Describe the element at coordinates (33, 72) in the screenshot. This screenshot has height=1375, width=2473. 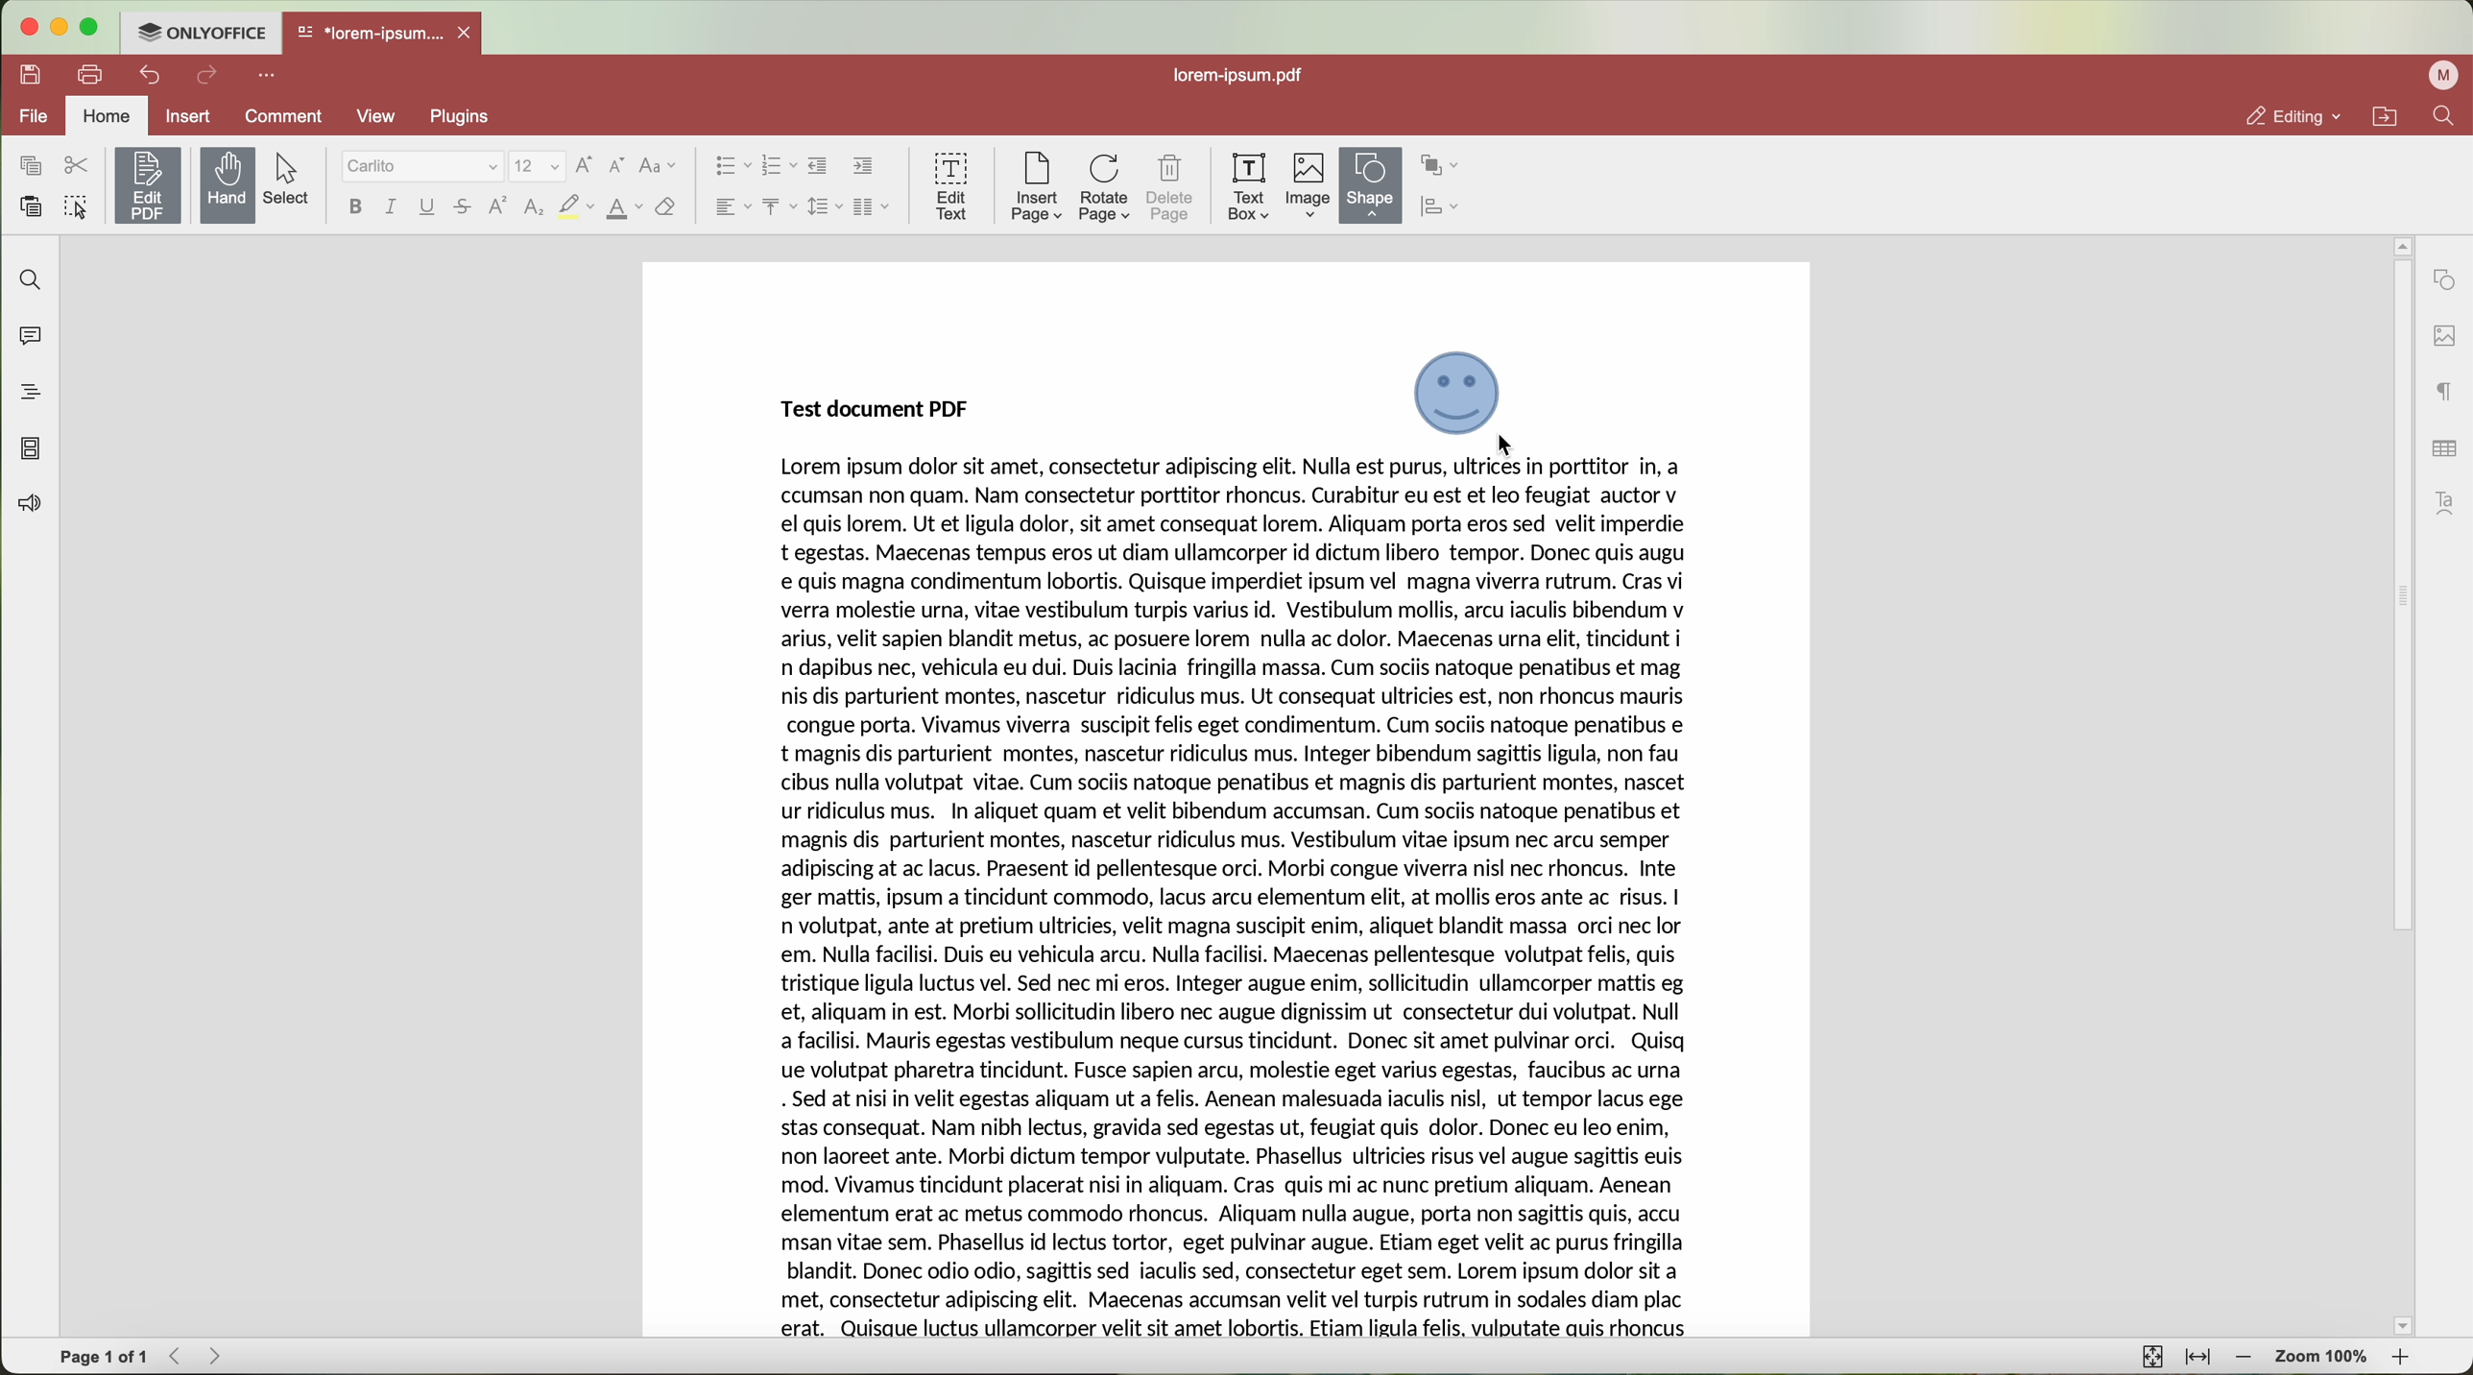
I see `save` at that location.